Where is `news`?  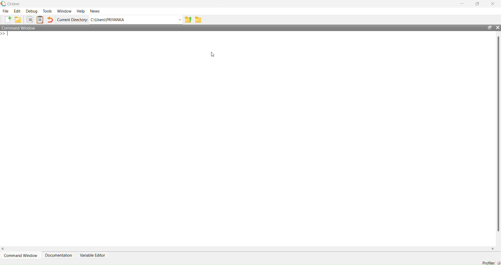
news is located at coordinates (95, 11).